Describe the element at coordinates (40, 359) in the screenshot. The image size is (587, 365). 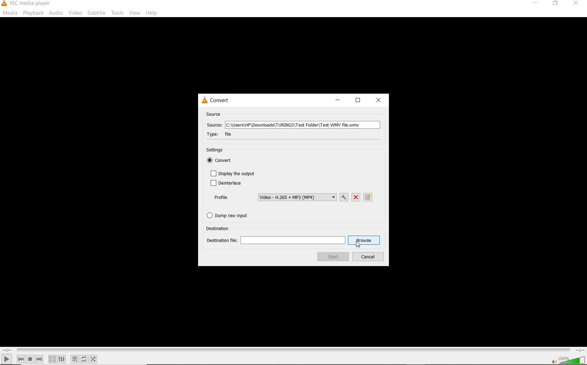
I see `next media` at that location.